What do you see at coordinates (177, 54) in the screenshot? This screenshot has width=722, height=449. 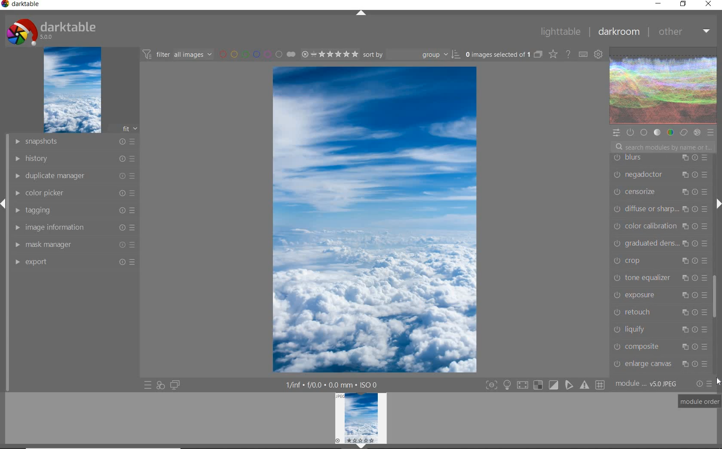 I see `FILTER ALL IMAGES` at bounding box center [177, 54].